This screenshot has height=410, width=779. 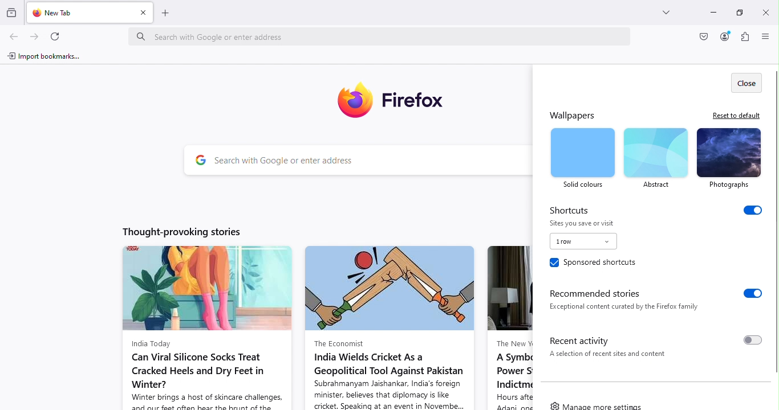 What do you see at coordinates (702, 37) in the screenshot?
I see `Account` at bounding box center [702, 37].